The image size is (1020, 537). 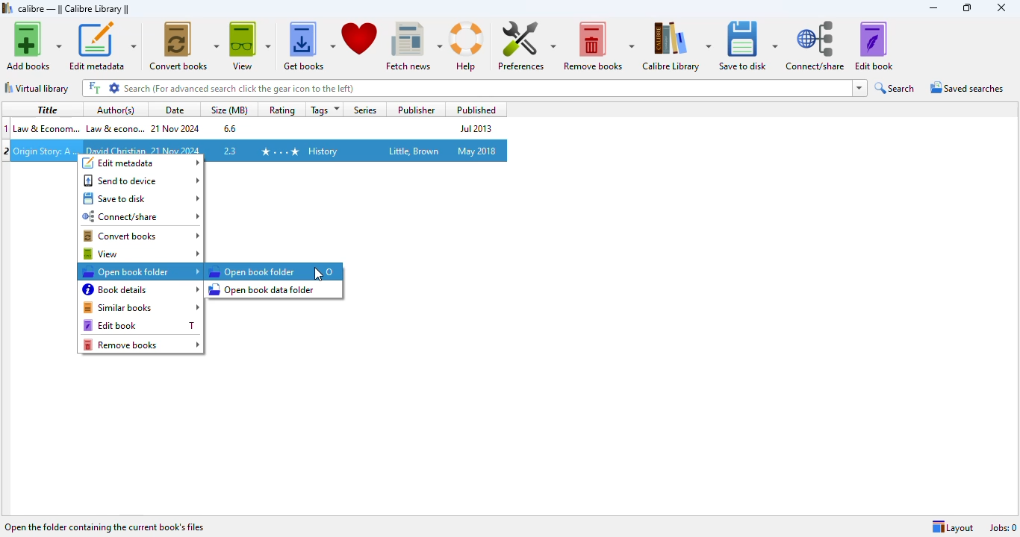 I want to click on jobs: 0, so click(x=1004, y=527).